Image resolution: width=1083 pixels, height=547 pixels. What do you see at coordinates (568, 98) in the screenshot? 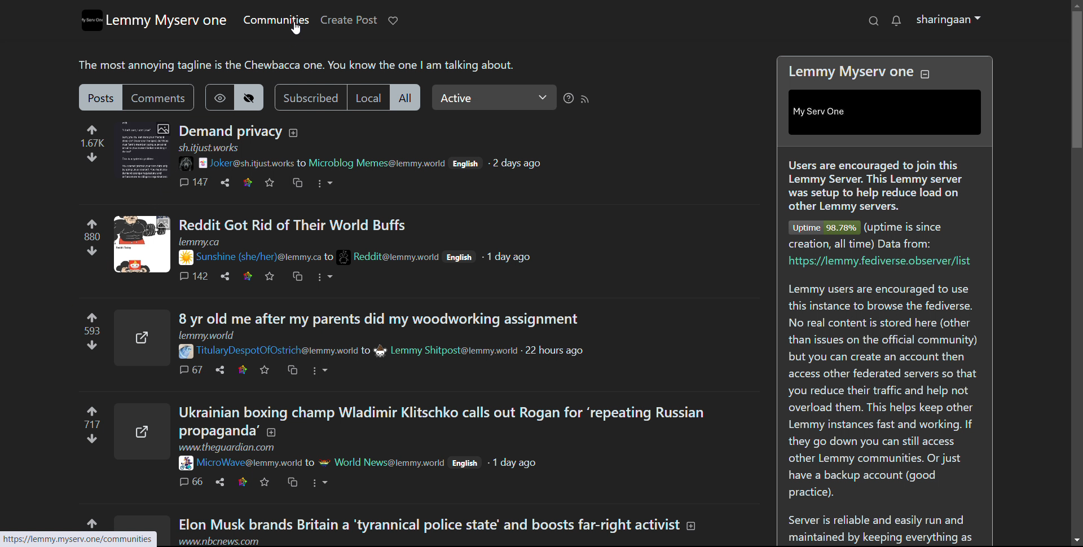
I see `sorting help` at bounding box center [568, 98].